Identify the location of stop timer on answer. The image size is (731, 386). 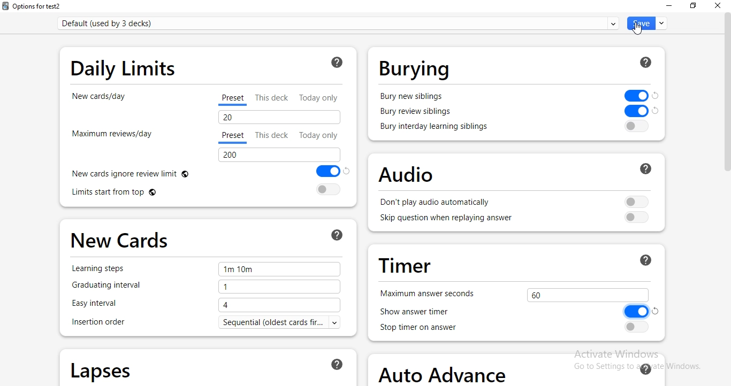
(512, 328).